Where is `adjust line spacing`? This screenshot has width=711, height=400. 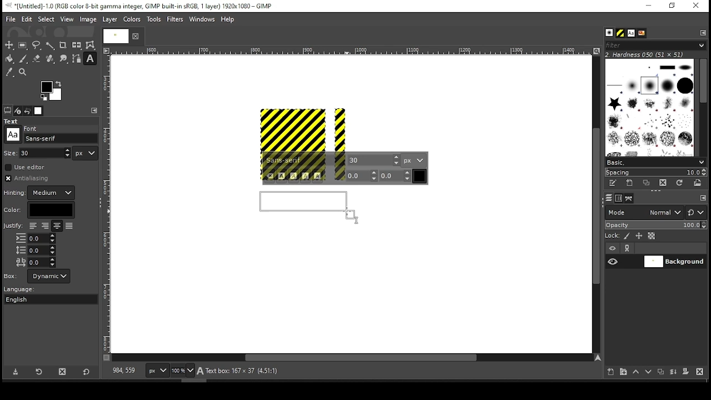
adjust line spacing is located at coordinates (36, 250).